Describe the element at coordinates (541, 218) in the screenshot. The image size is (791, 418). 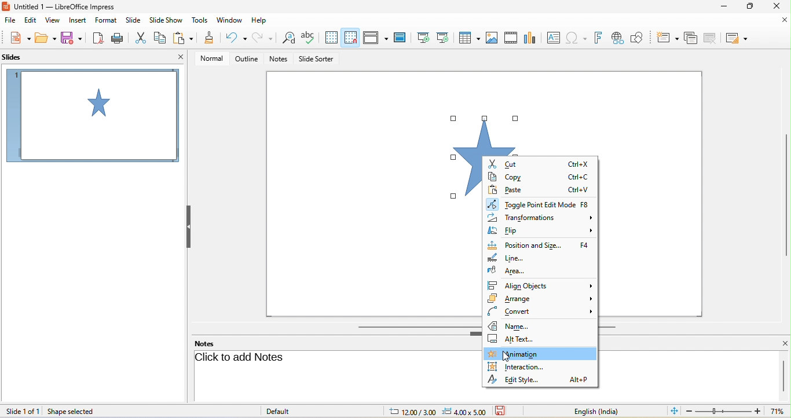
I see `transformations` at that location.